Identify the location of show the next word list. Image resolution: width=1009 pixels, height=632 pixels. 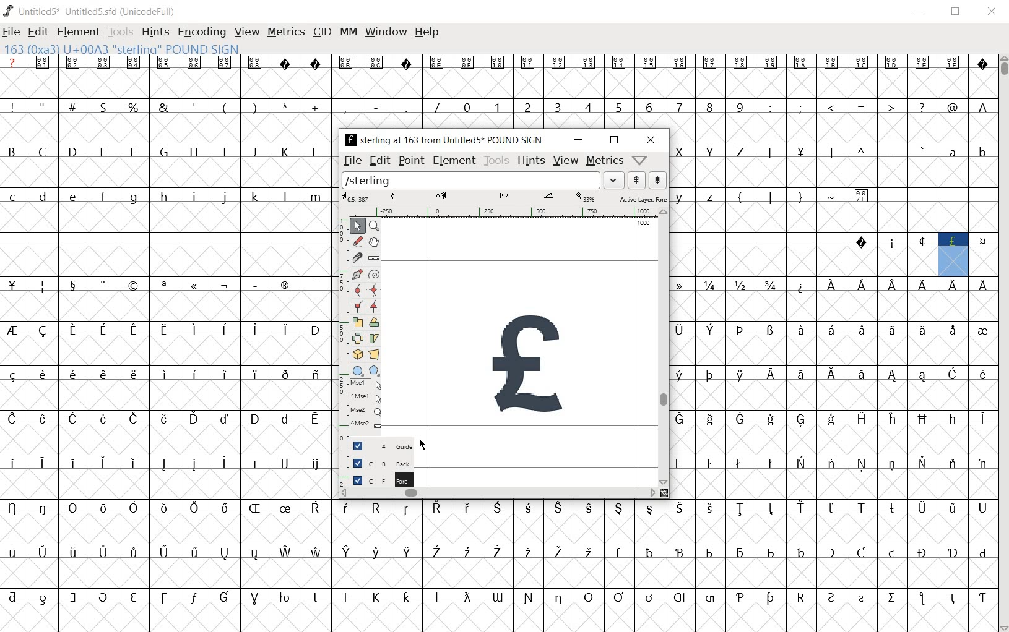
(658, 180).